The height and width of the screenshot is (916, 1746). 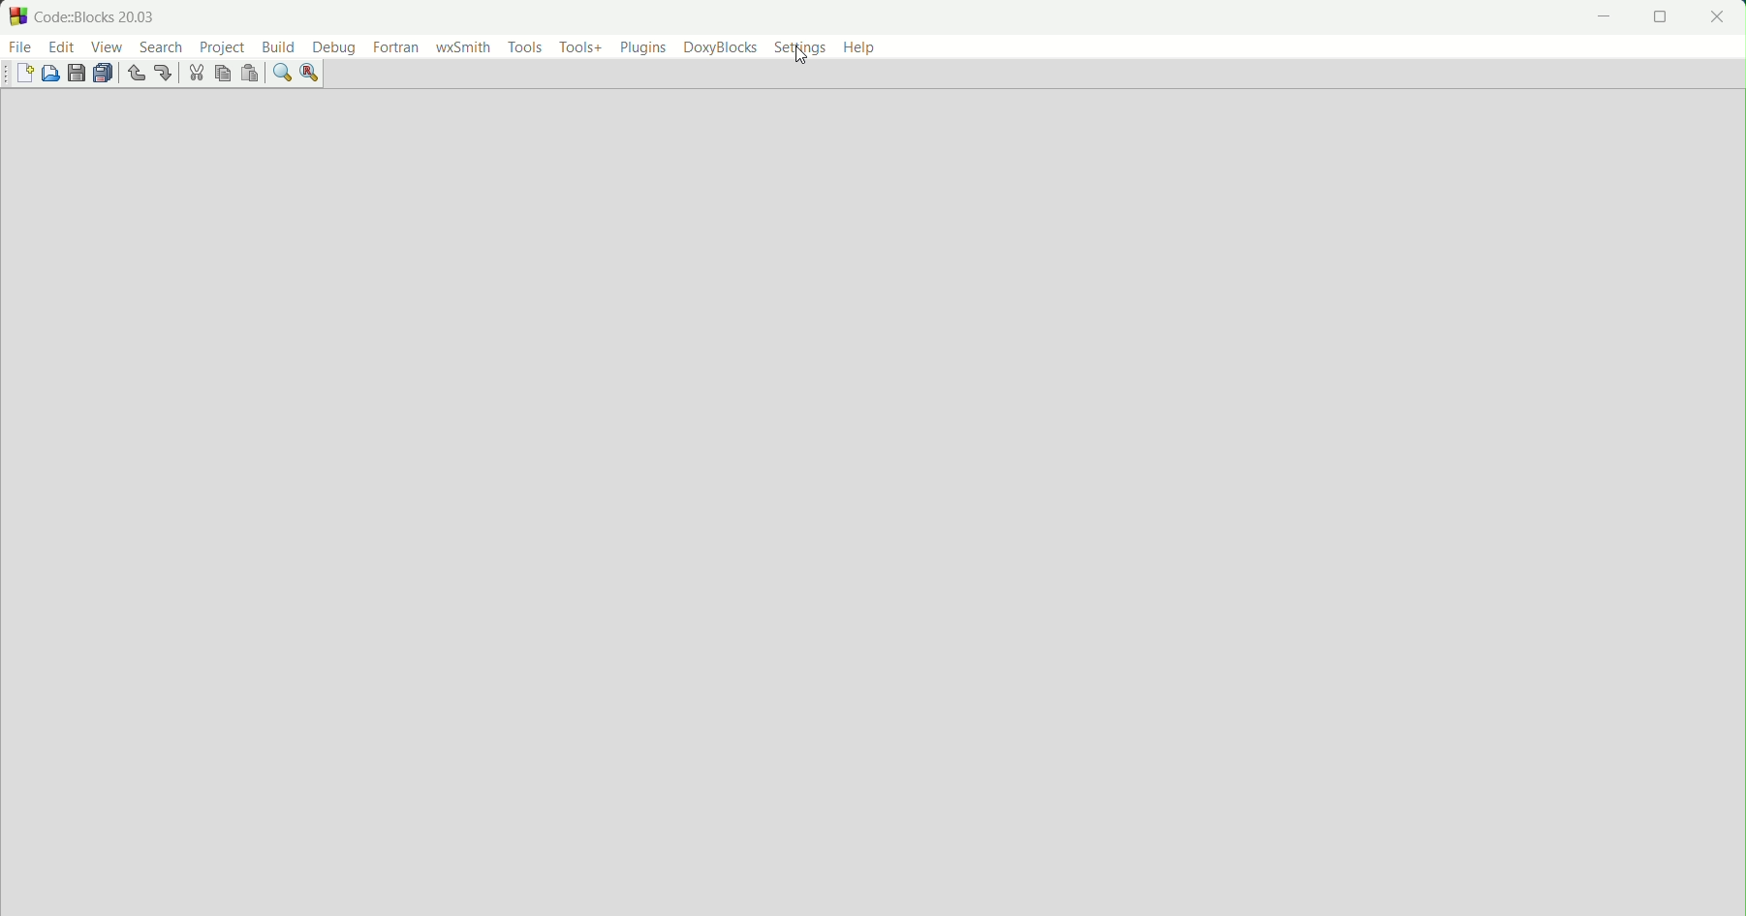 I want to click on close, so click(x=1717, y=17).